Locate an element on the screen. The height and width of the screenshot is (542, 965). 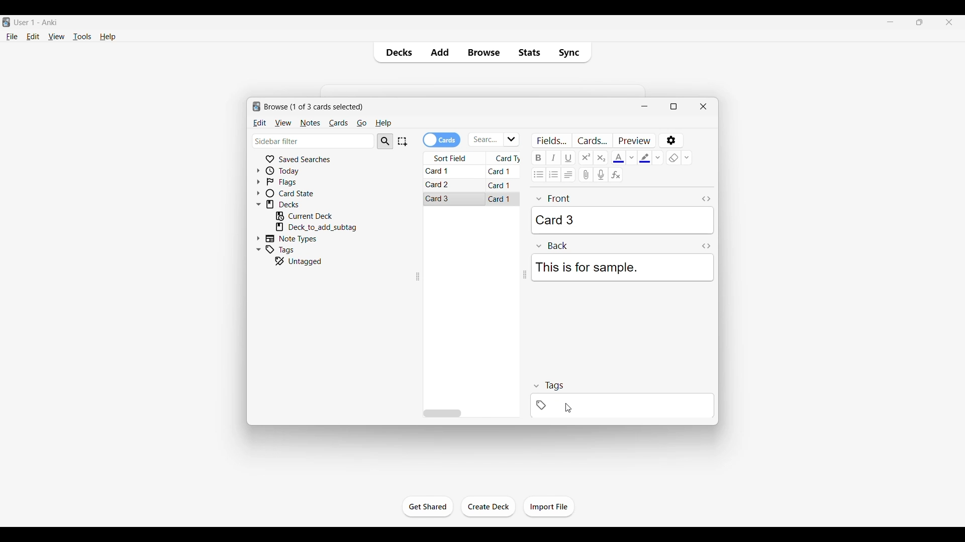
Click to go to Flags  is located at coordinates (298, 182).